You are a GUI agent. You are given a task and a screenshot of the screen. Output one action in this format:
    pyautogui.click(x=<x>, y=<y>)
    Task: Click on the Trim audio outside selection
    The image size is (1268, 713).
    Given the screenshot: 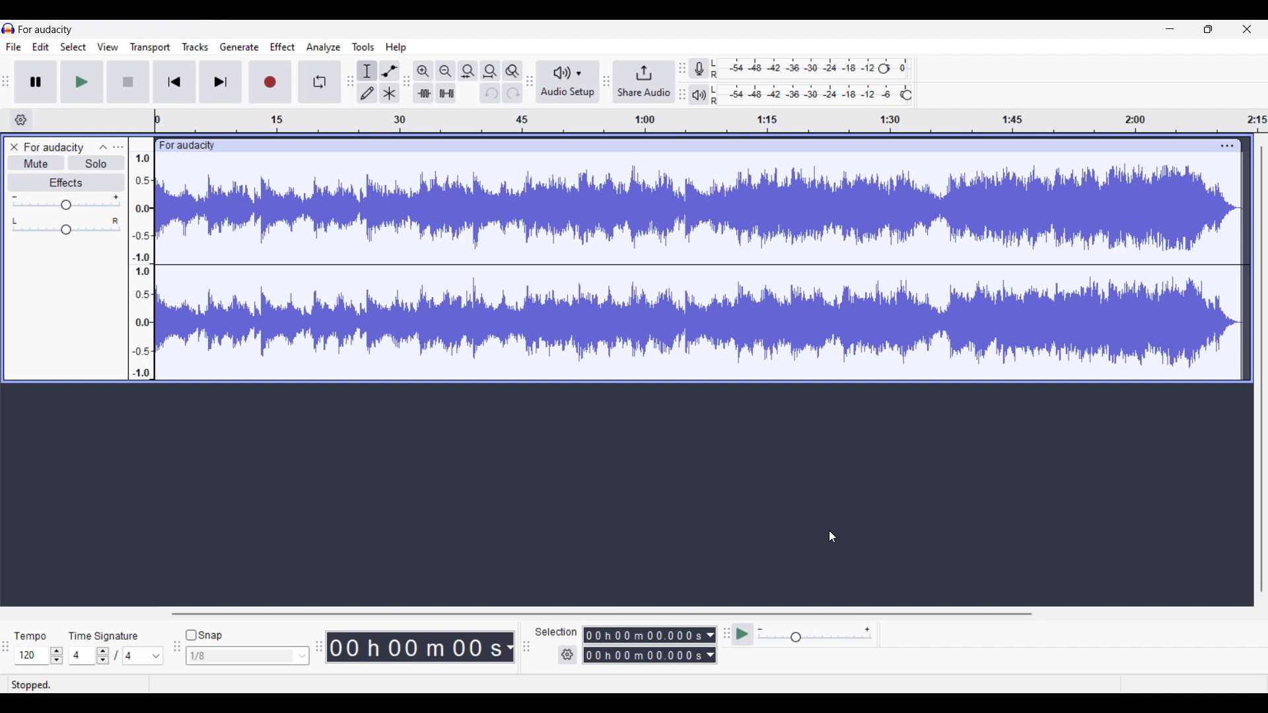 What is the action you would take?
    pyautogui.click(x=423, y=93)
    